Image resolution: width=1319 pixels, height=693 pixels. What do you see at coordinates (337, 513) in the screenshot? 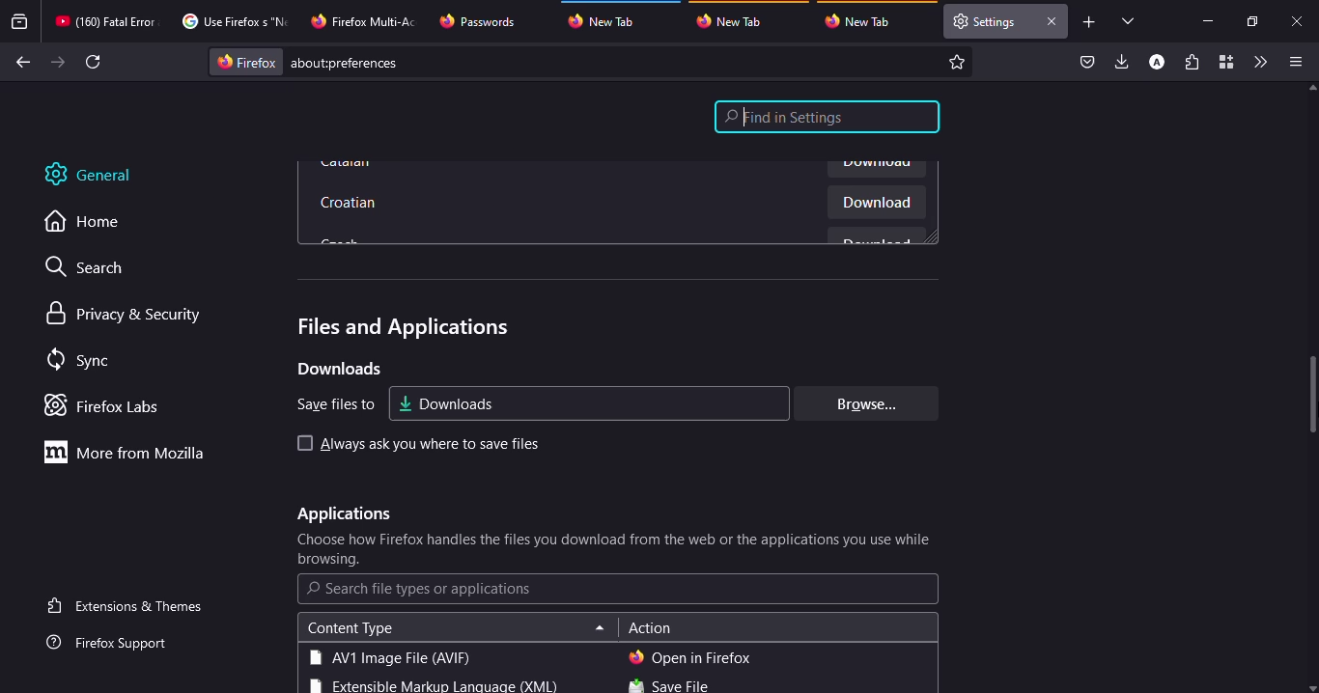
I see `apps` at bounding box center [337, 513].